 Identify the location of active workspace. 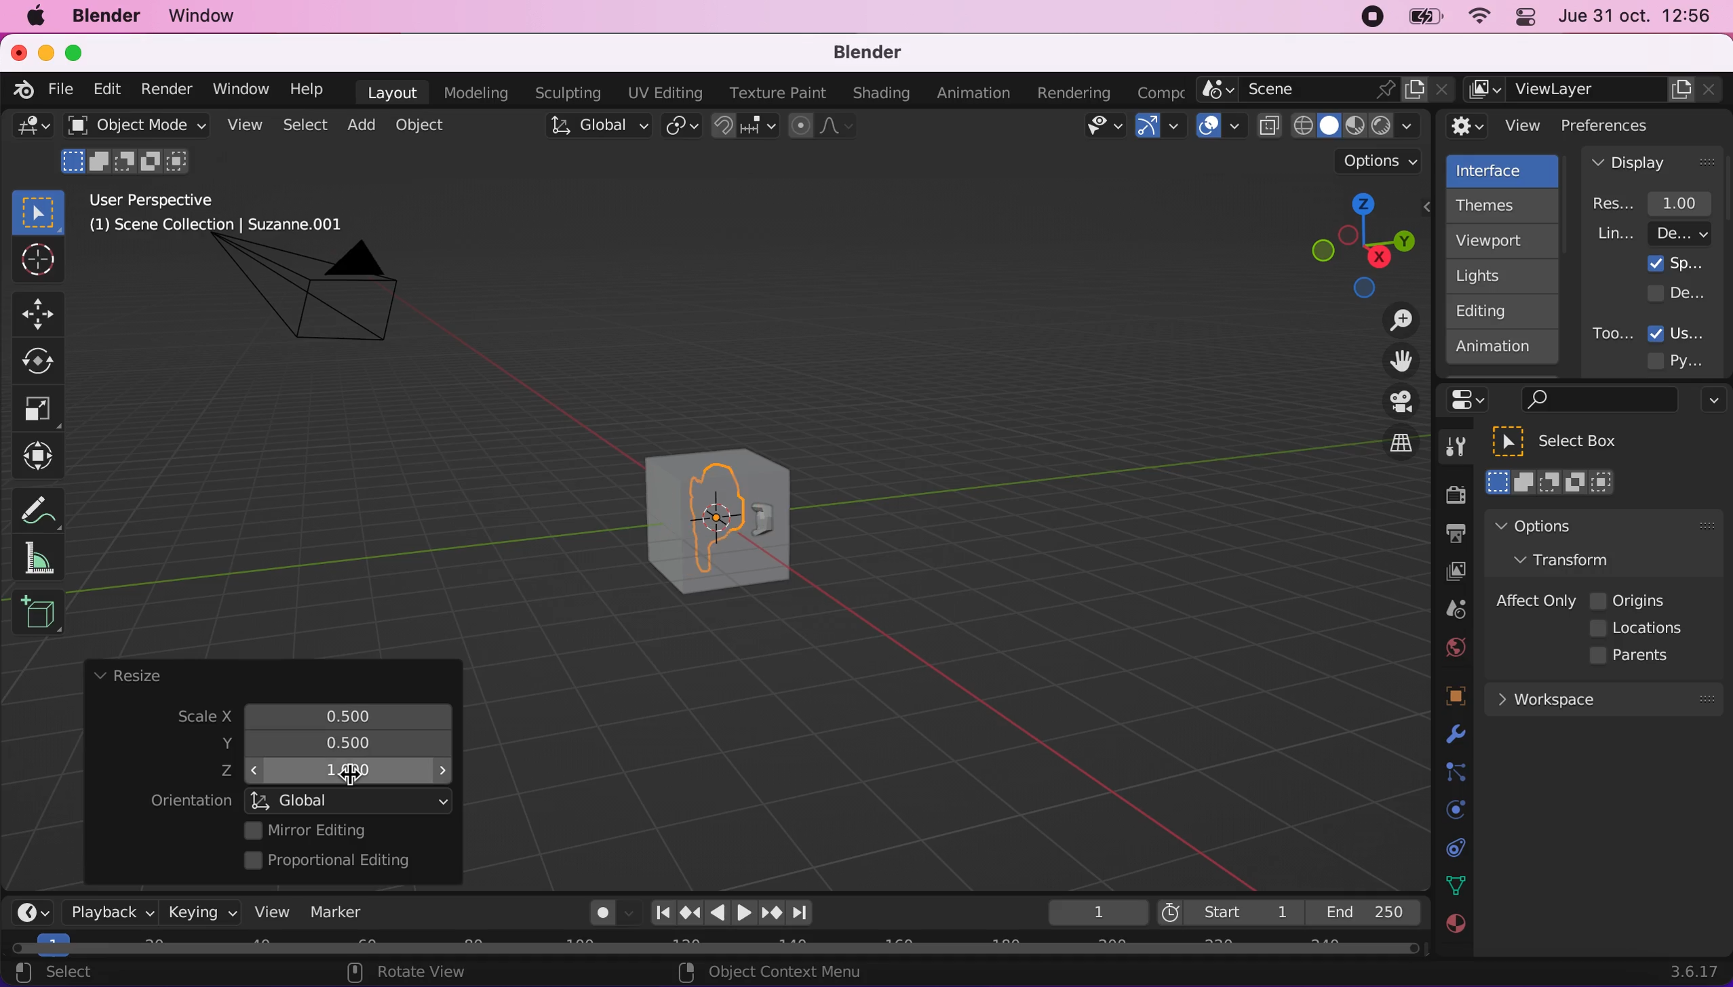
(1156, 91).